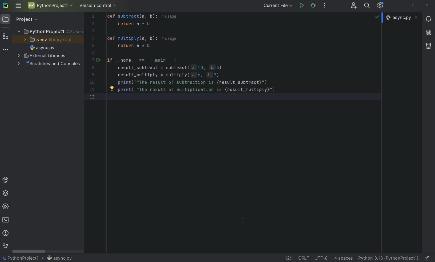  I want to click on RESTORE DOWN, so click(412, 5).